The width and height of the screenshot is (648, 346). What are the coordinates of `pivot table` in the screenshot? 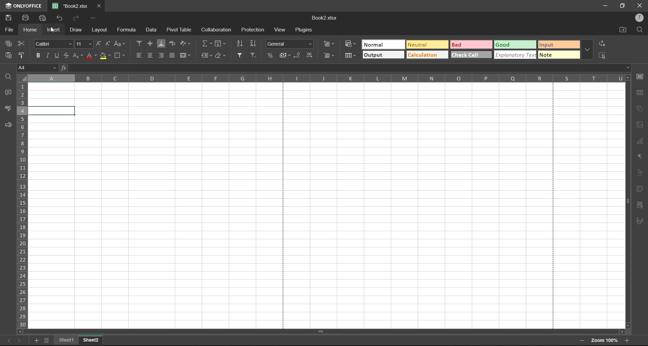 It's located at (640, 190).